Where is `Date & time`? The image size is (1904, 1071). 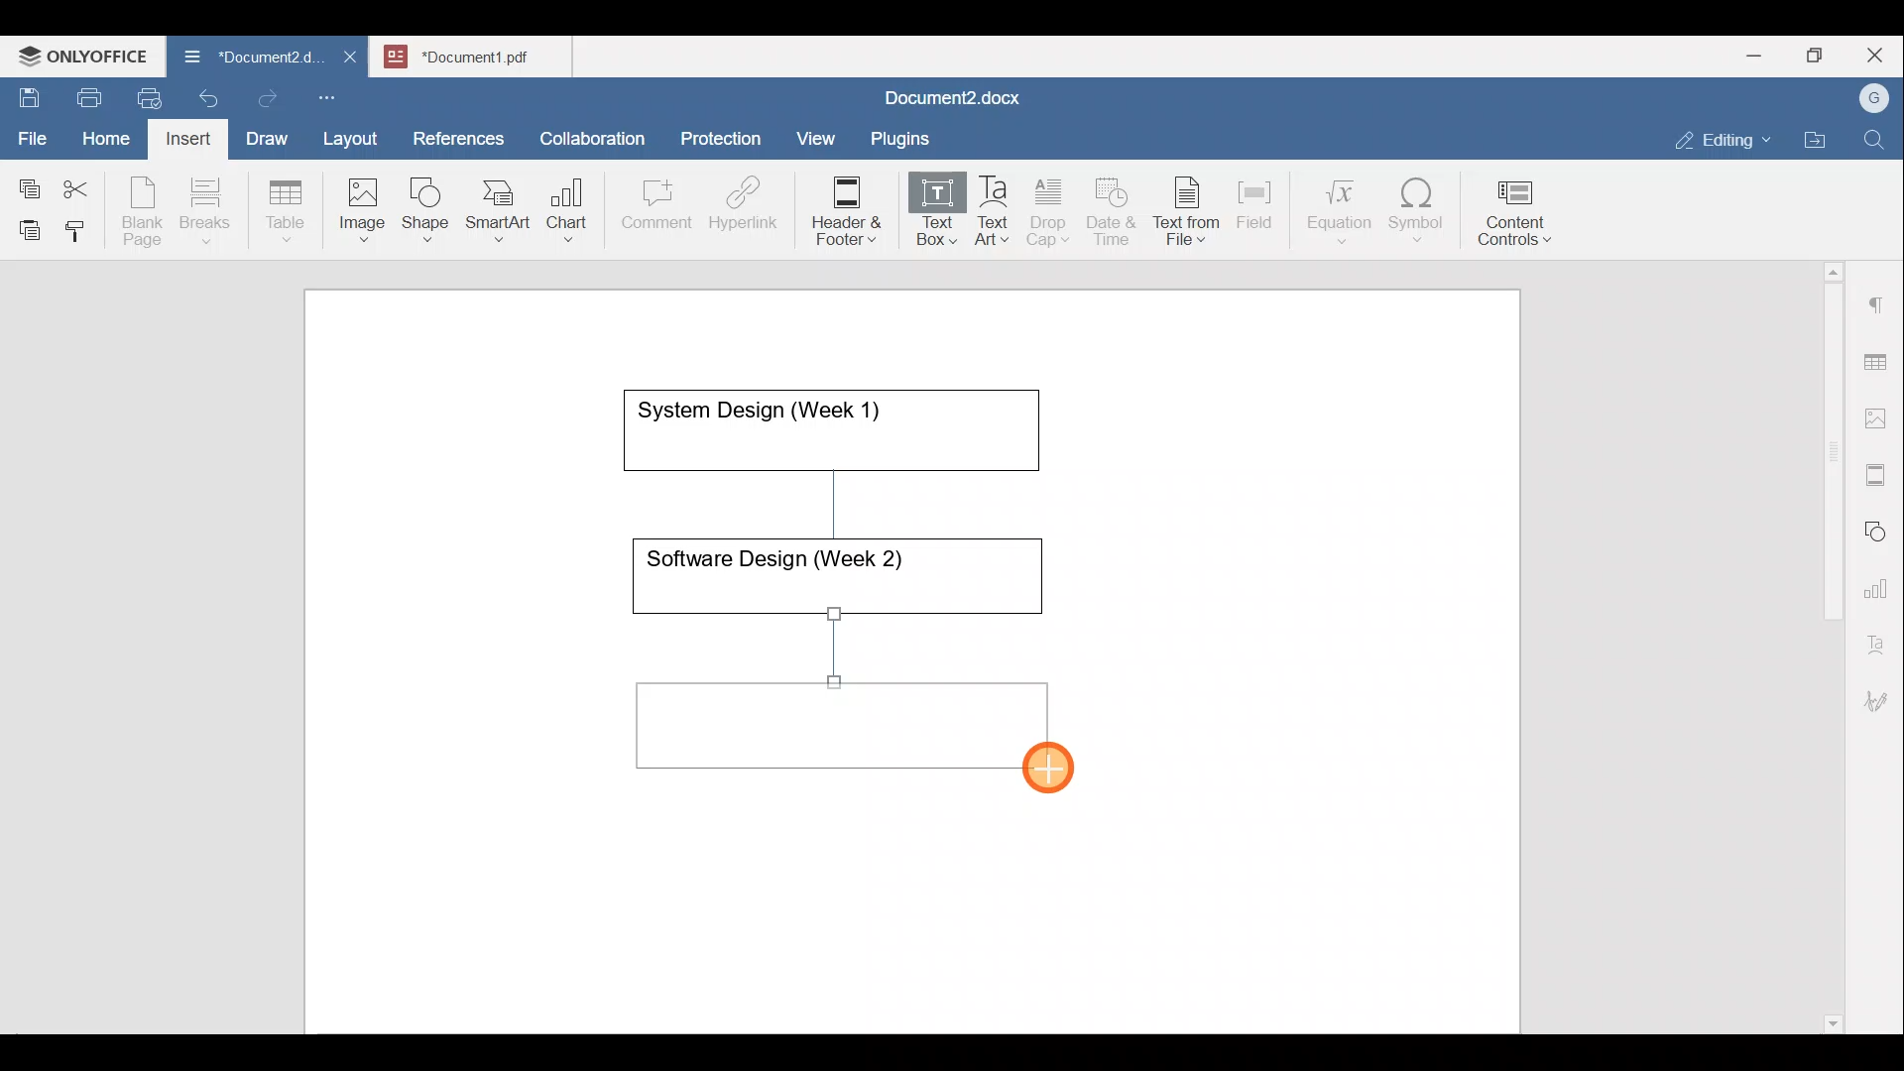 Date & time is located at coordinates (1113, 208).